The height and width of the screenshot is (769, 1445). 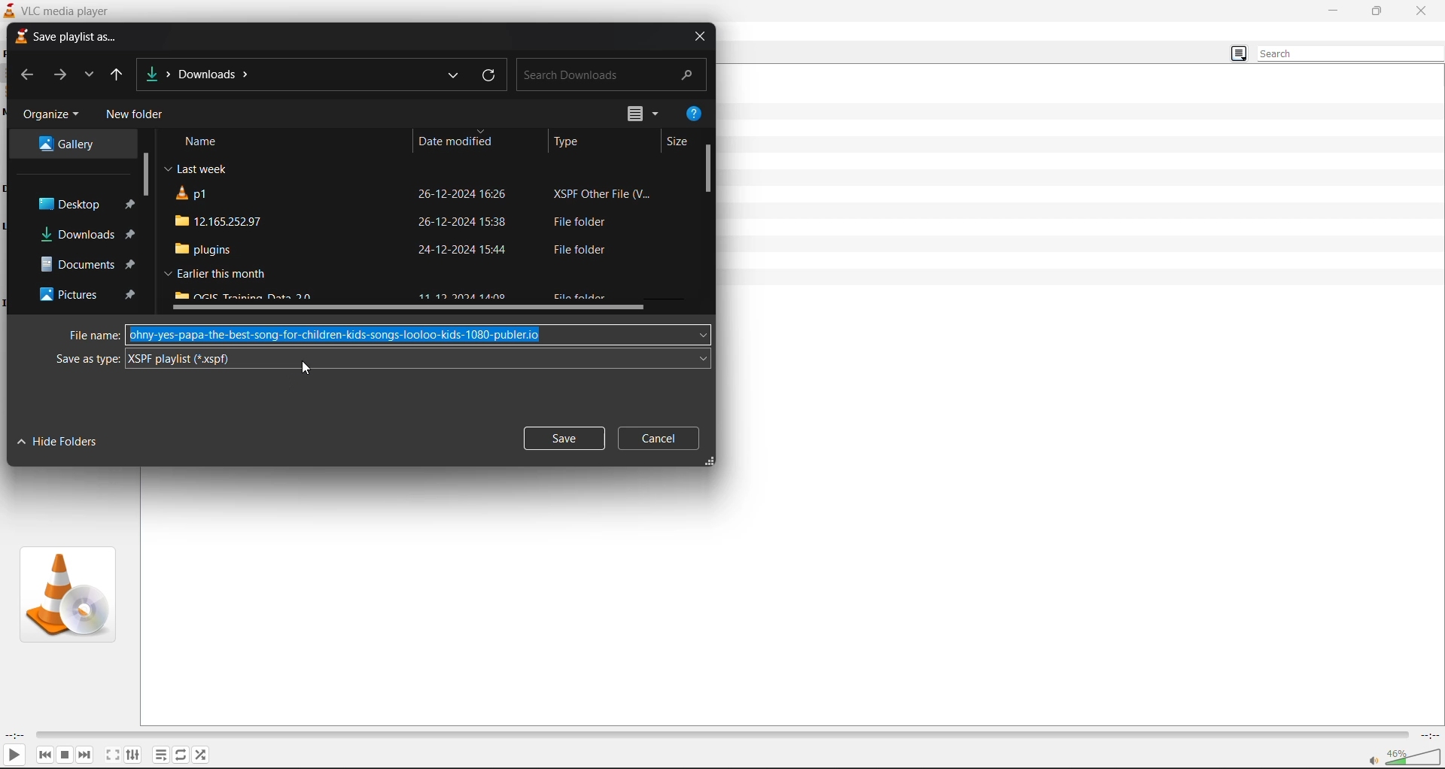 What do you see at coordinates (694, 117) in the screenshot?
I see `help` at bounding box center [694, 117].